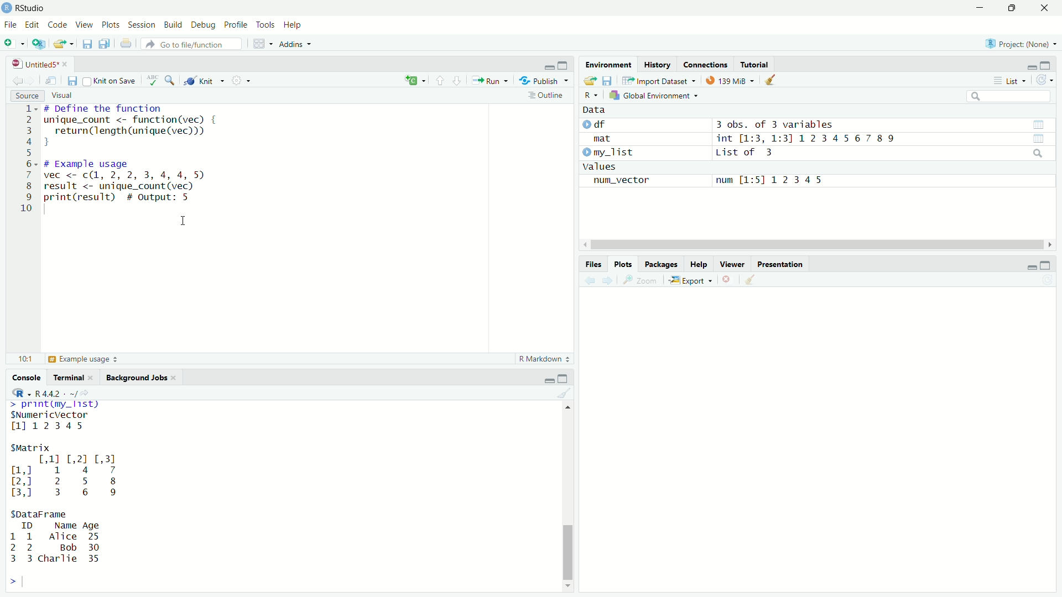 Image resolution: width=1062 pixels, height=597 pixels. Describe the element at coordinates (240, 80) in the screenshot. I see `settings` at that location.